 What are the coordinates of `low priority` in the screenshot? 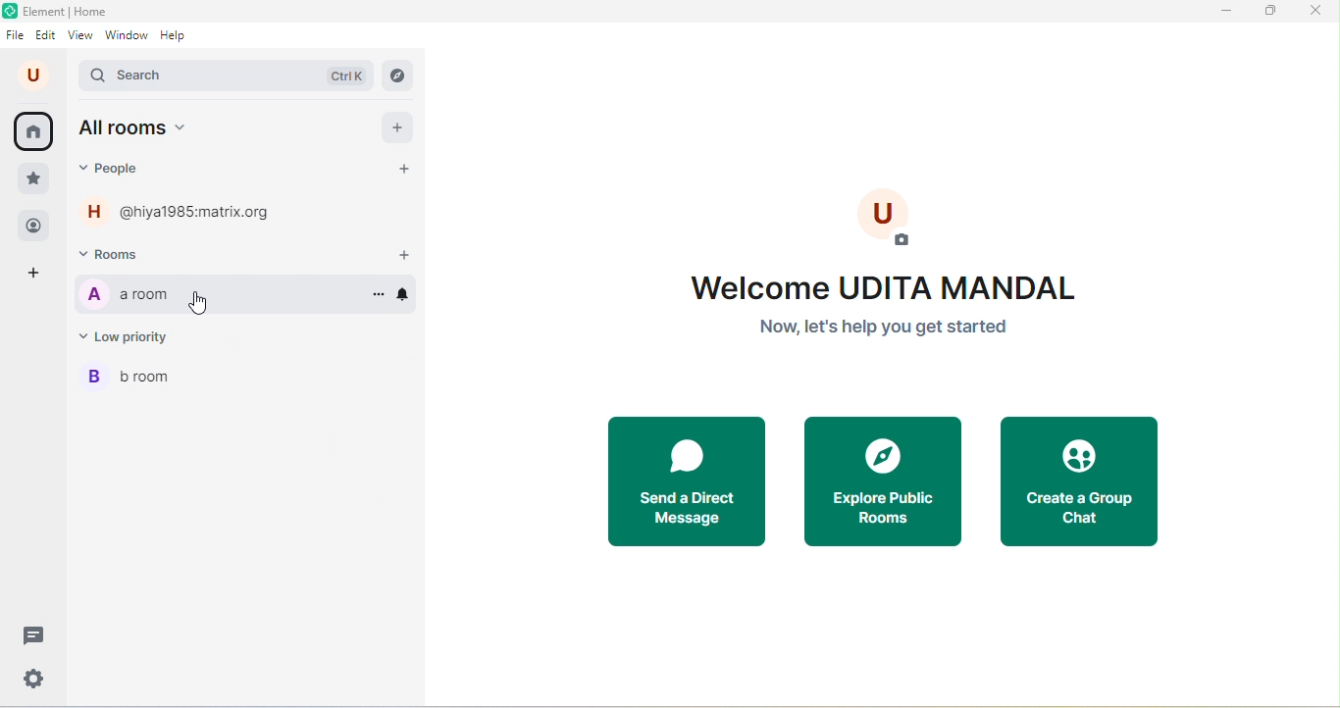 It's located at (134, 336).